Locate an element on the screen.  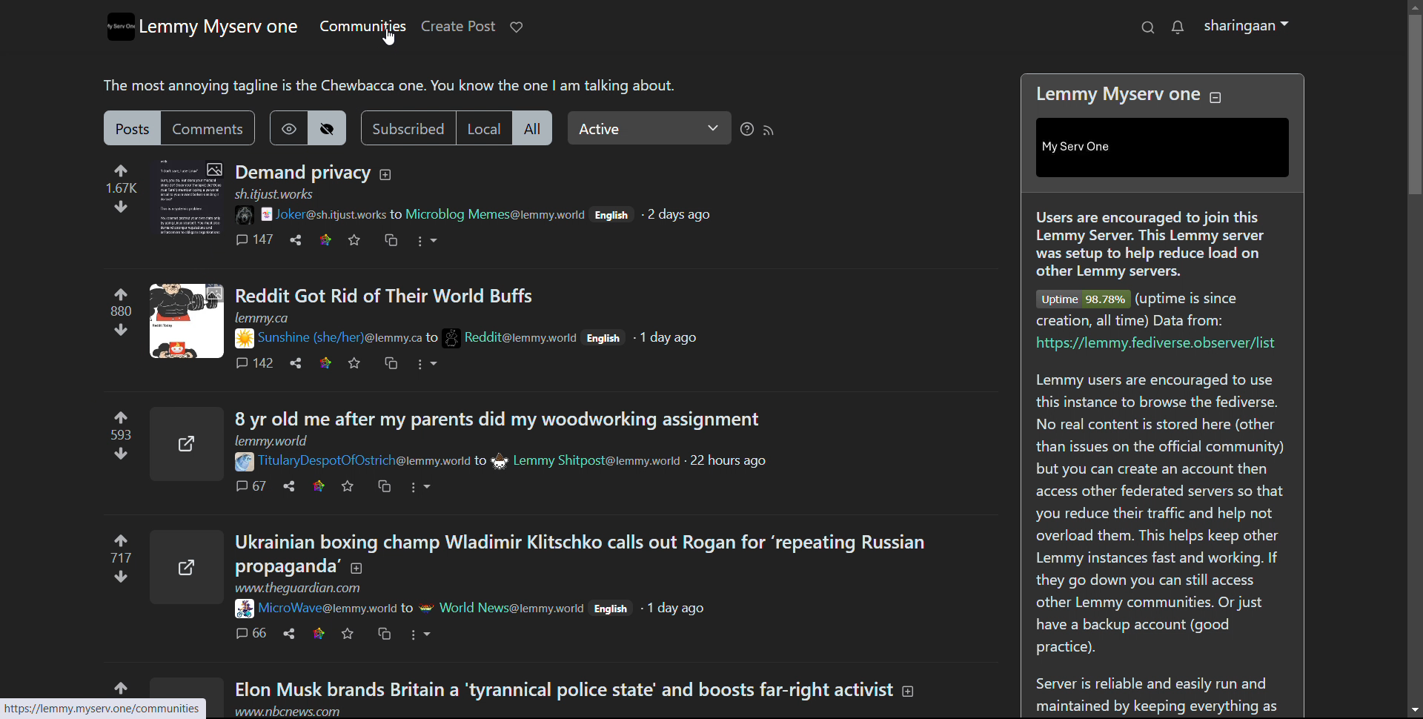
Post title - Demand privacy is located at coordinates (299, 171).